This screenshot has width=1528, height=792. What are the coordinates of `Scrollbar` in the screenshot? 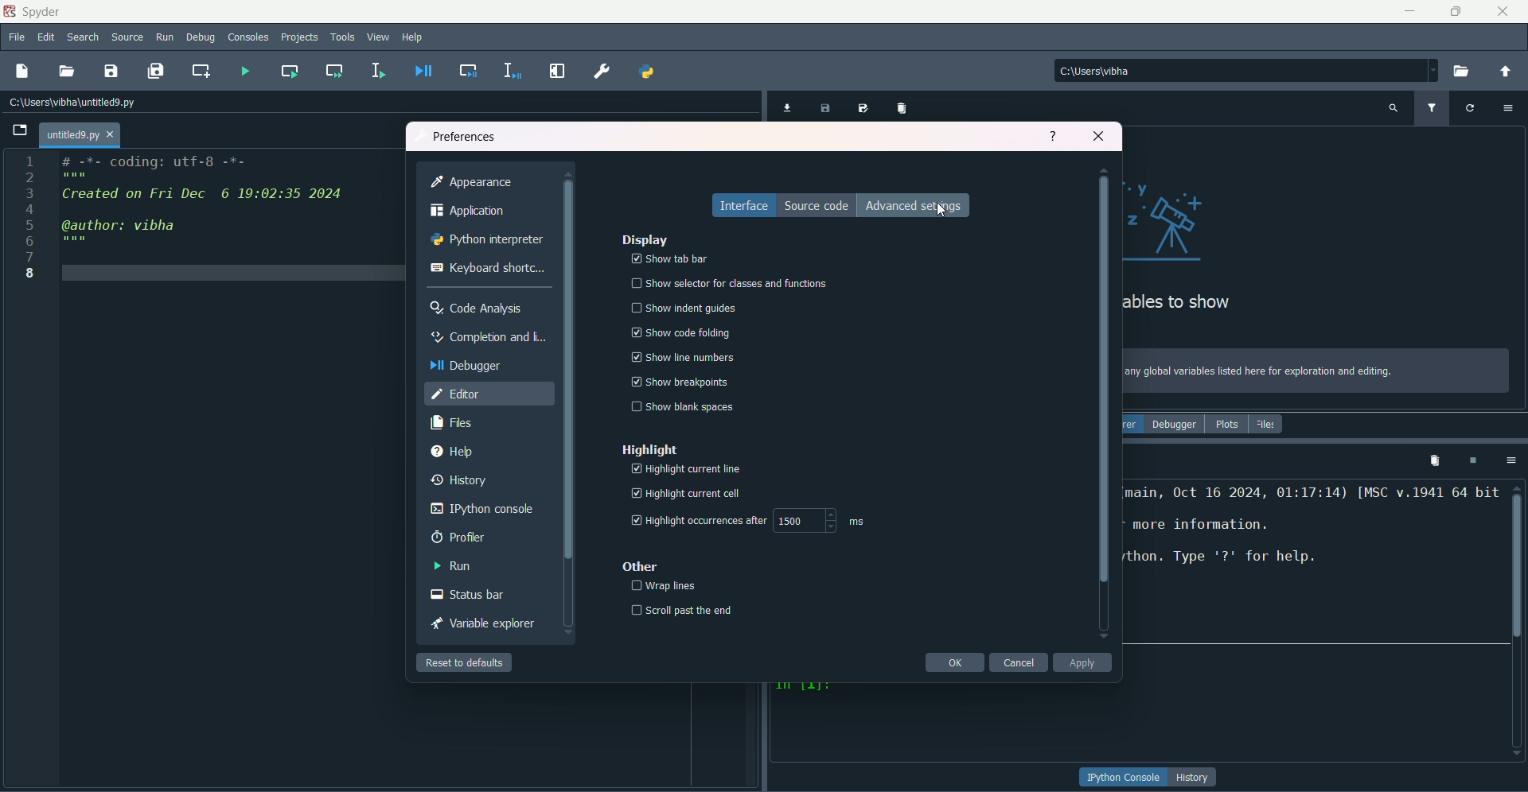 It's located at (569, 370).